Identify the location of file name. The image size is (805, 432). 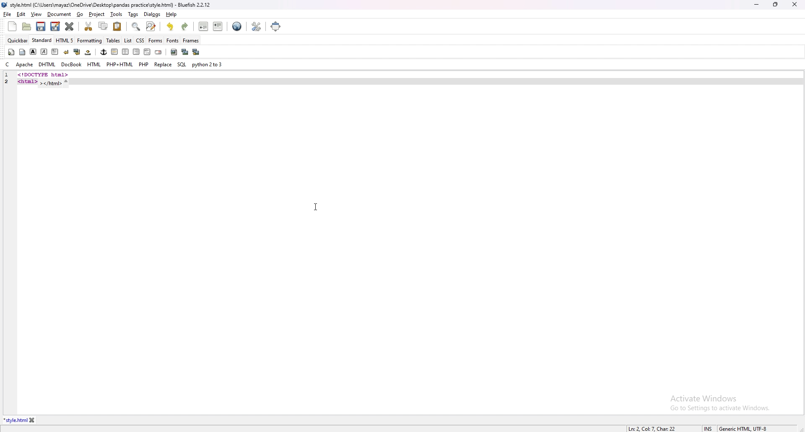
(107, 5).